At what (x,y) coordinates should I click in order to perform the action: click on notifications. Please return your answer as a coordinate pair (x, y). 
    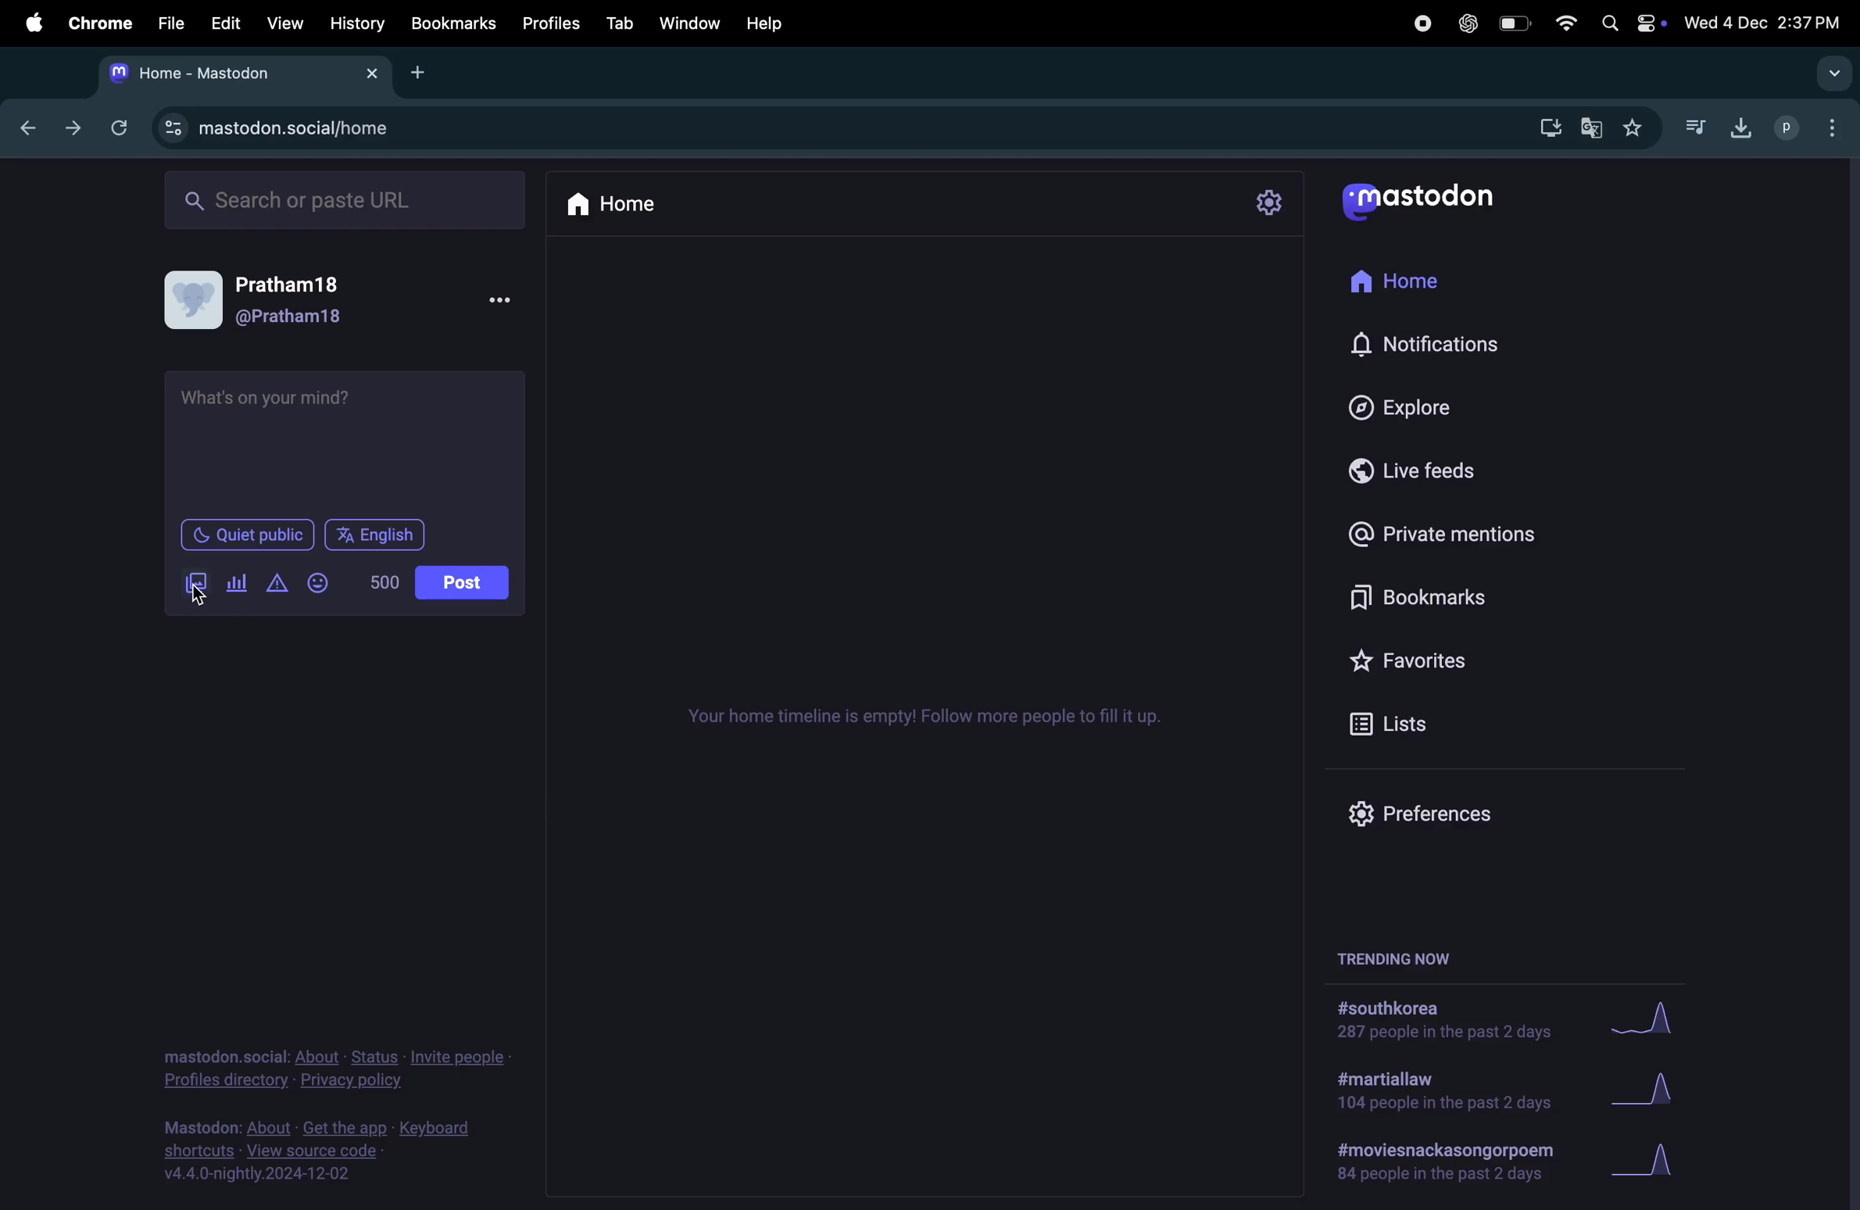
    Looking at the image, I should click on (1434, 346).